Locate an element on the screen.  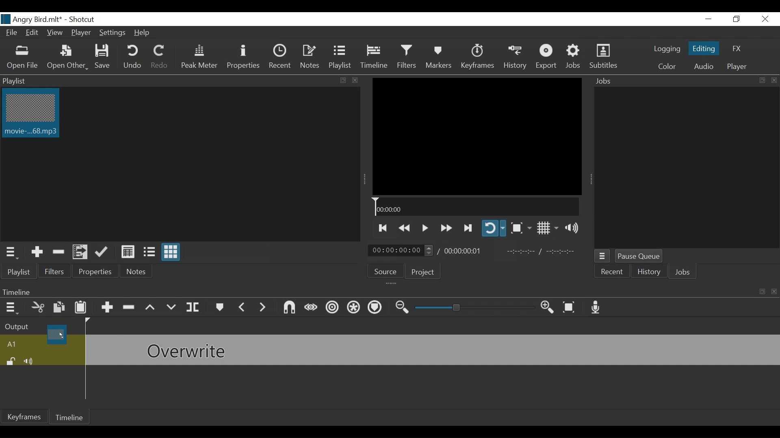
Settings is located at coordinates (111, 33).